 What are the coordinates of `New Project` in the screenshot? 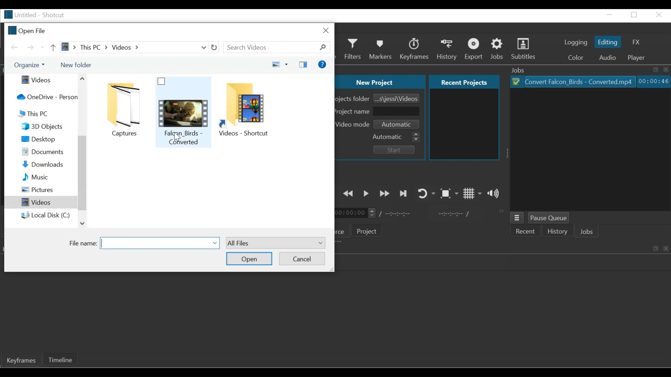 It's located at (380, 82).